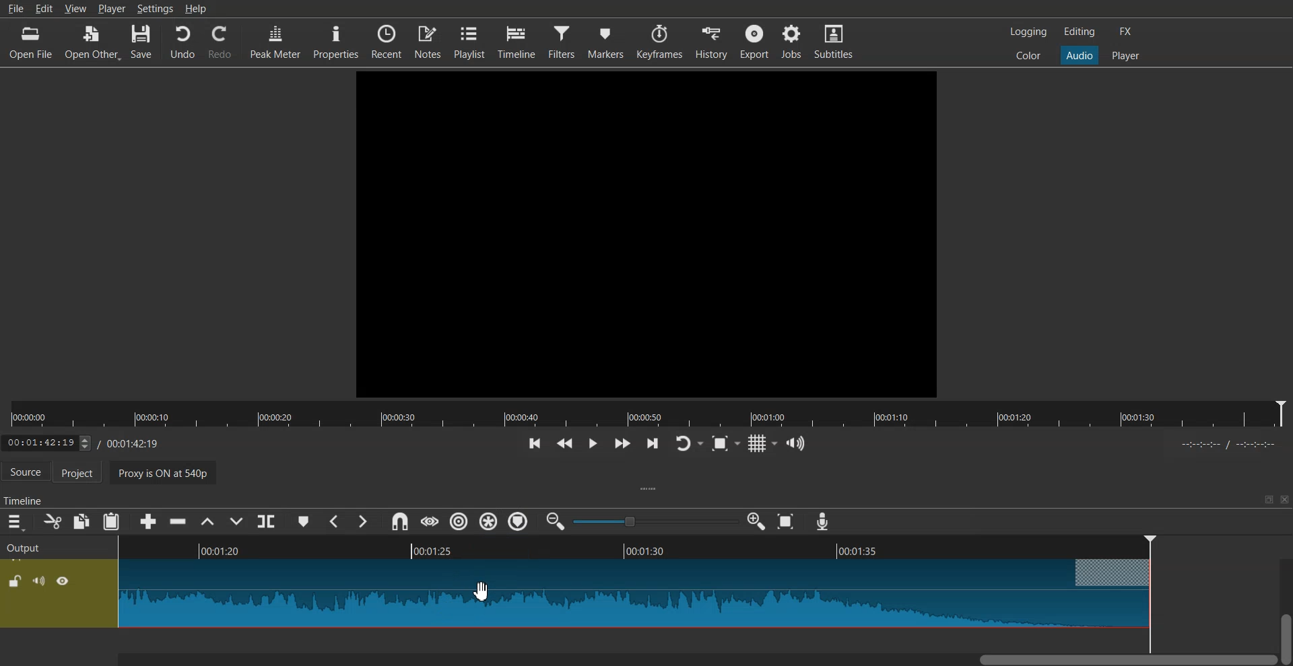 Image resolution: width=1293 pixels, height=666 pixels. What do you see at coordinates (1080, 54) in the screenshot?
I see `Switch to the Audio layout` at bounding box center [1080, 54].